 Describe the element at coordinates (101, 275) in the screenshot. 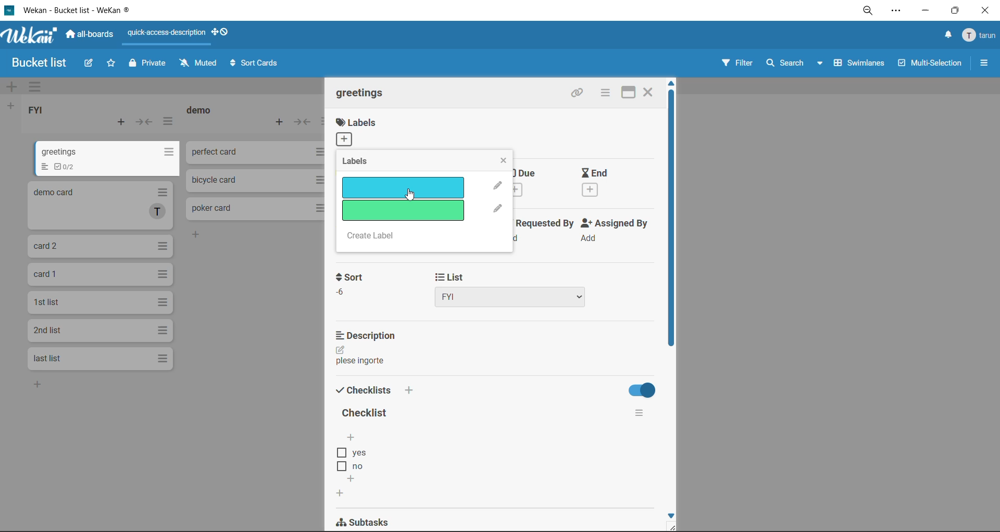

I see `card 4` at that location.